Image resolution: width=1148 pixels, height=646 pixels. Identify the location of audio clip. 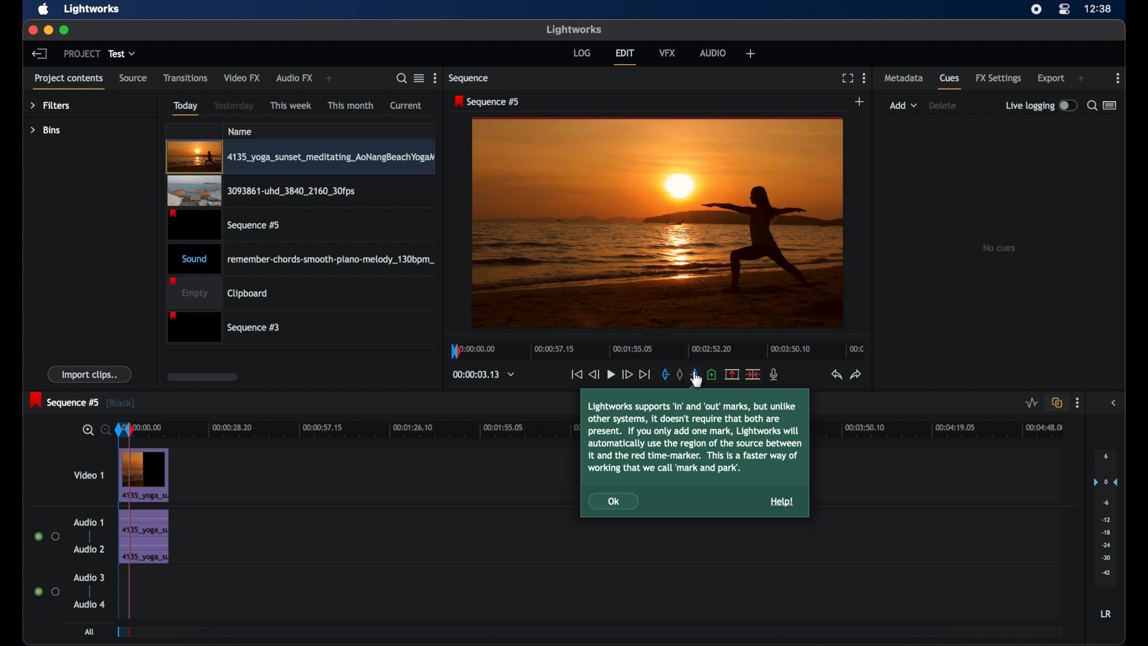
(143, 522).